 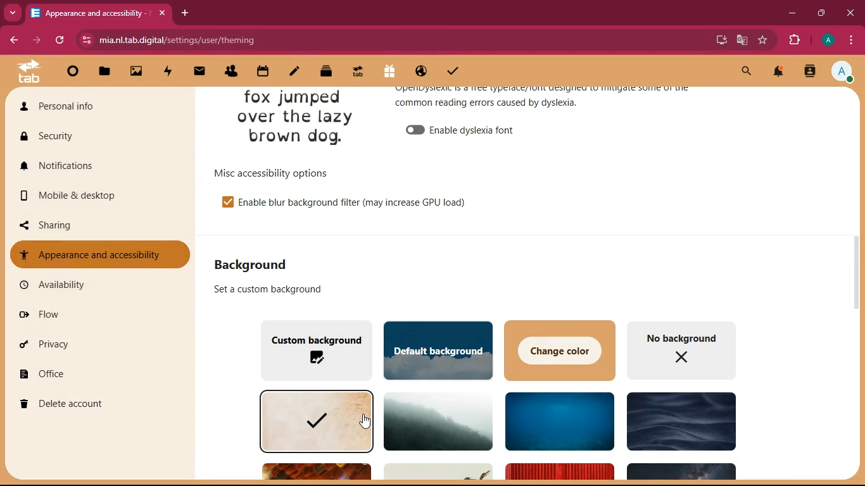 I want to click on notifications, so click(x=780, y=72).